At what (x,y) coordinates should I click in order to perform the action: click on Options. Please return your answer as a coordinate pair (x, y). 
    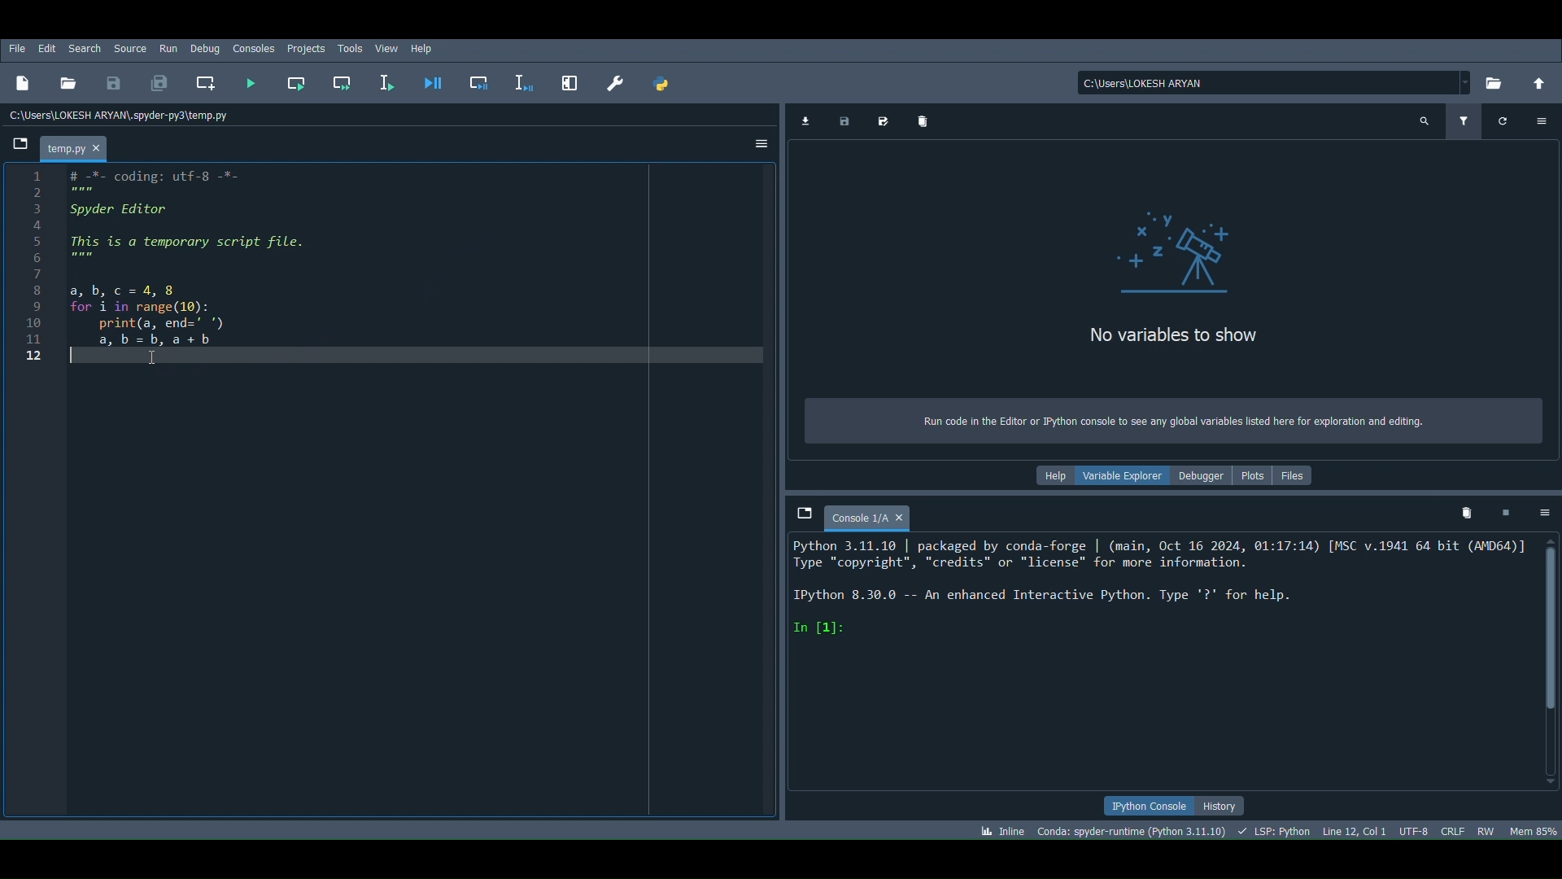
    Looking at the image, I should click on (1541, 123).